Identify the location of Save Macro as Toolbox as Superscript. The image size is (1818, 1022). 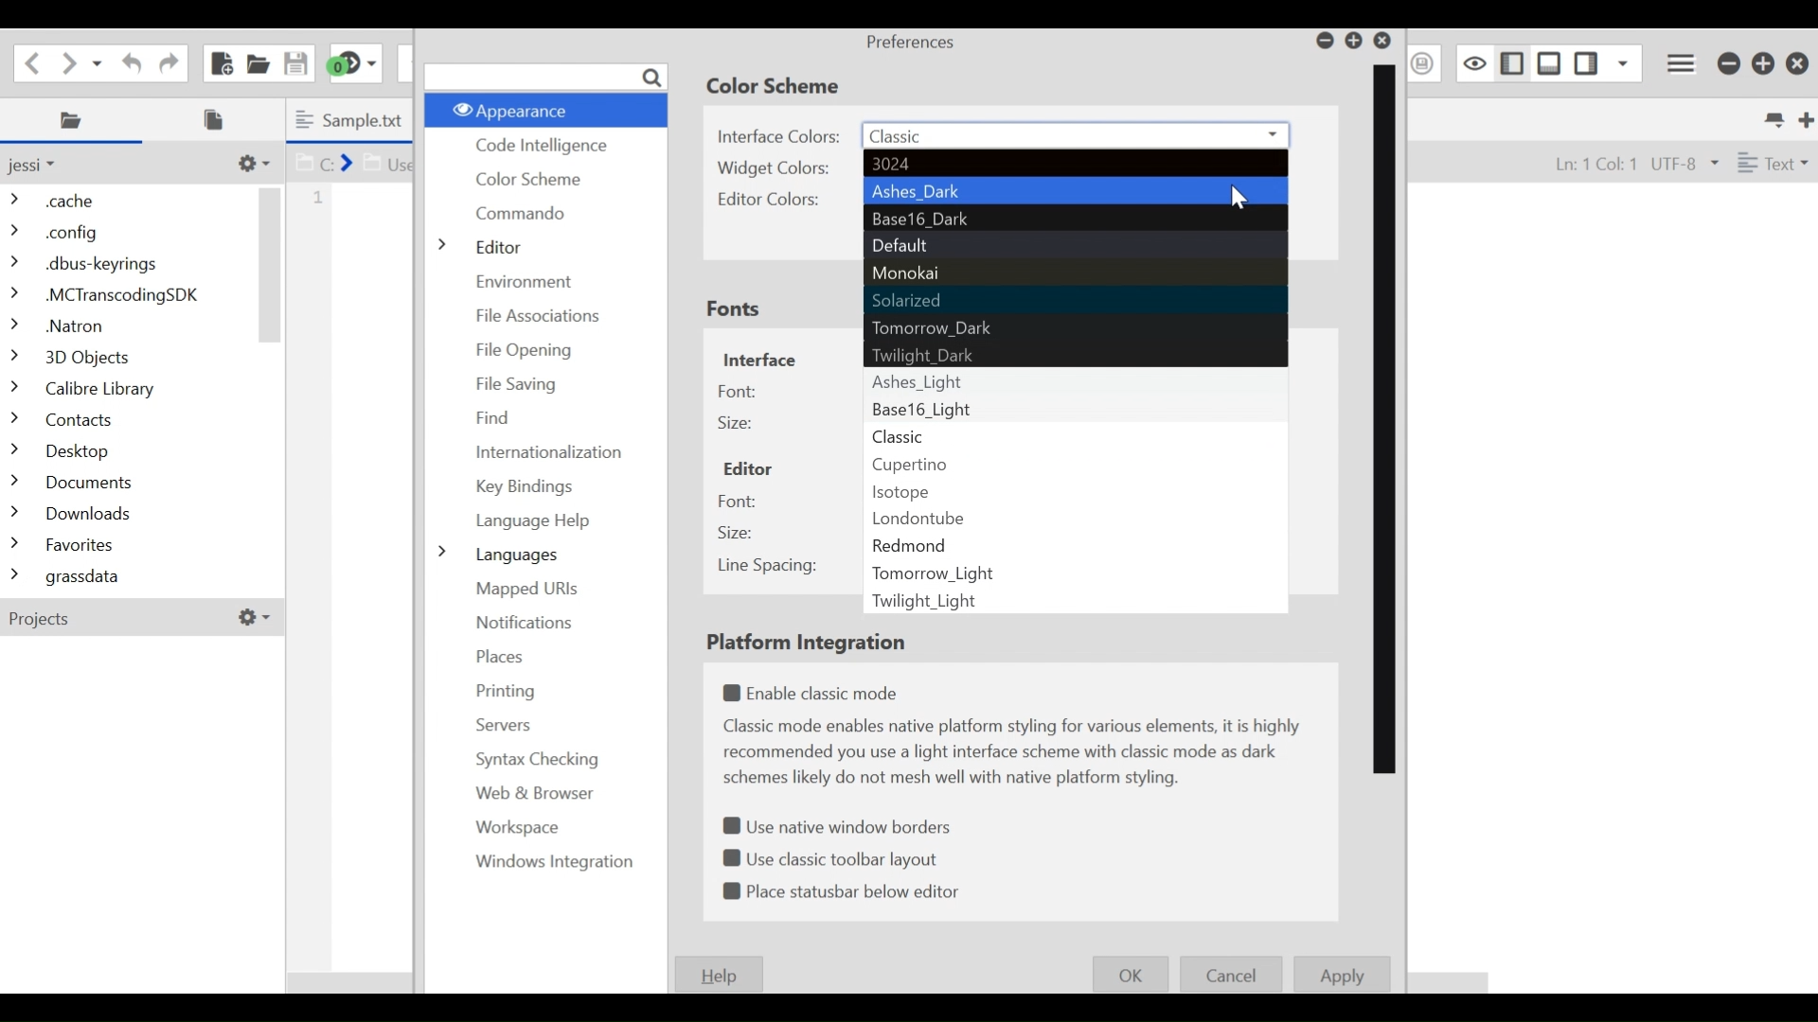
(1424, 62).